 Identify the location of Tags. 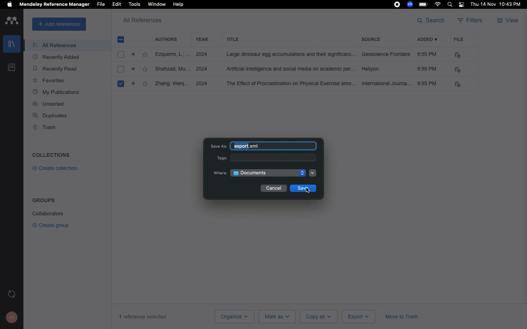
(221, 159).